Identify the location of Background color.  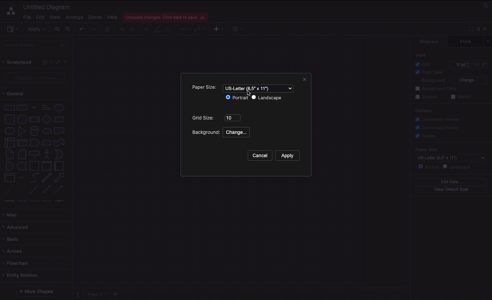
(437, 89).